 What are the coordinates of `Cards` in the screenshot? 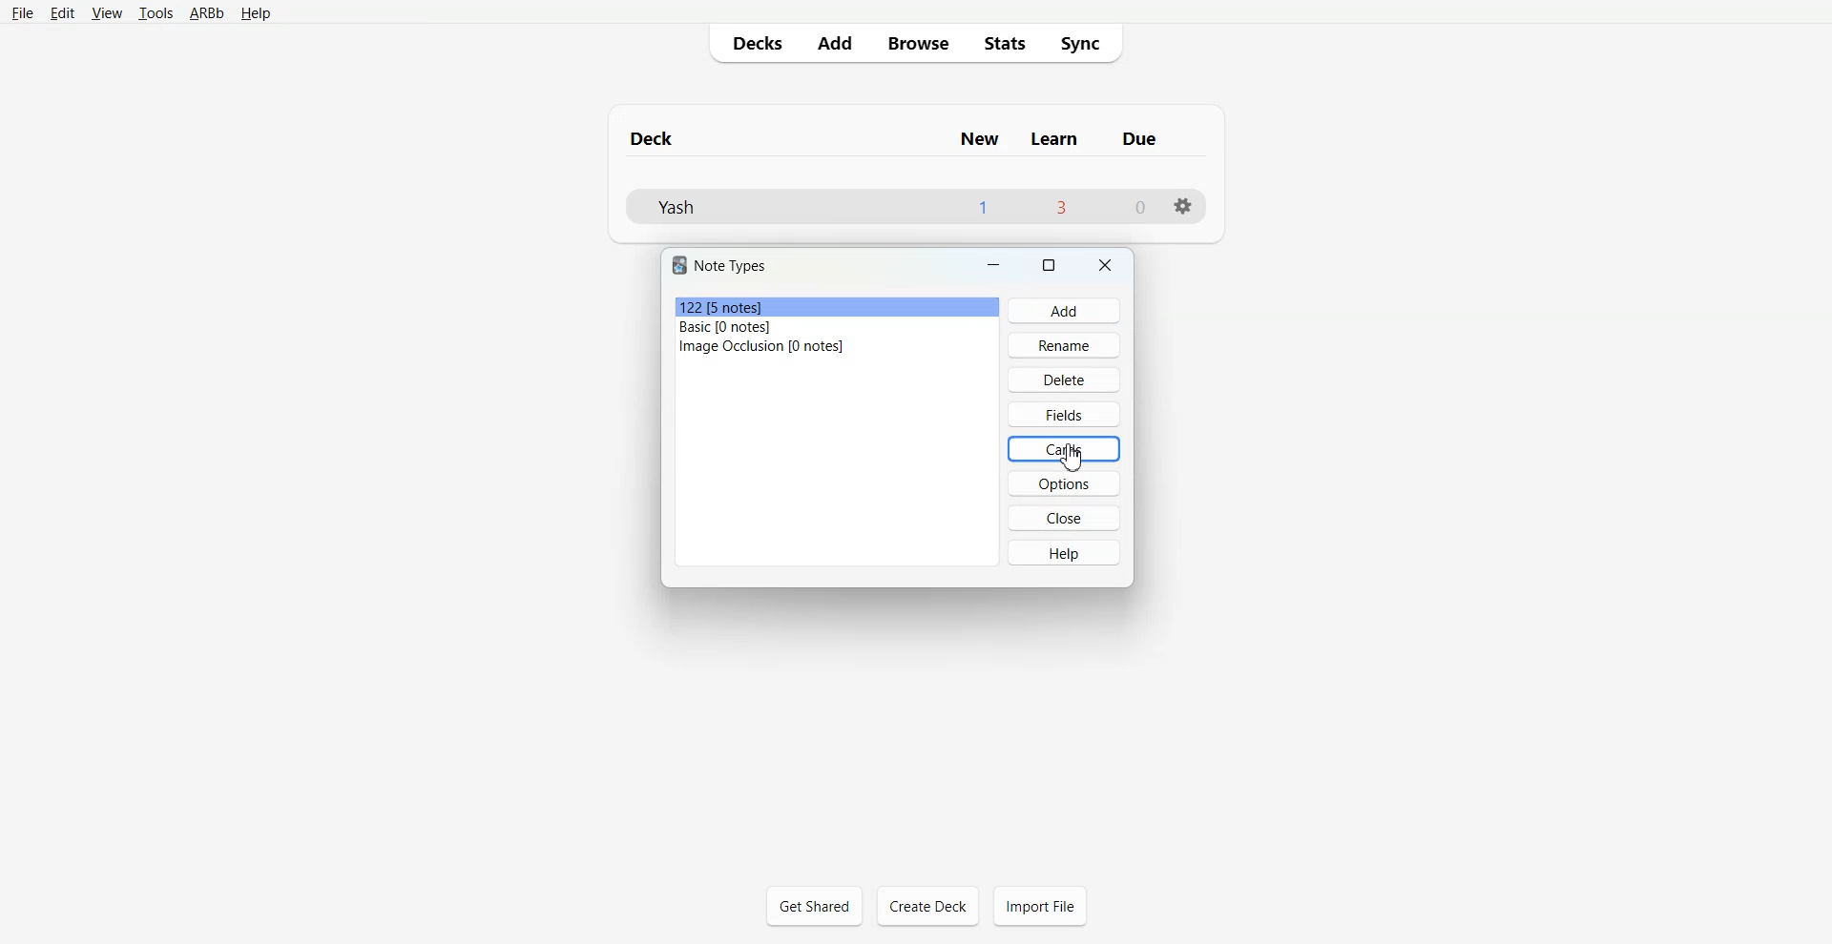 It's located at (1065, 448).